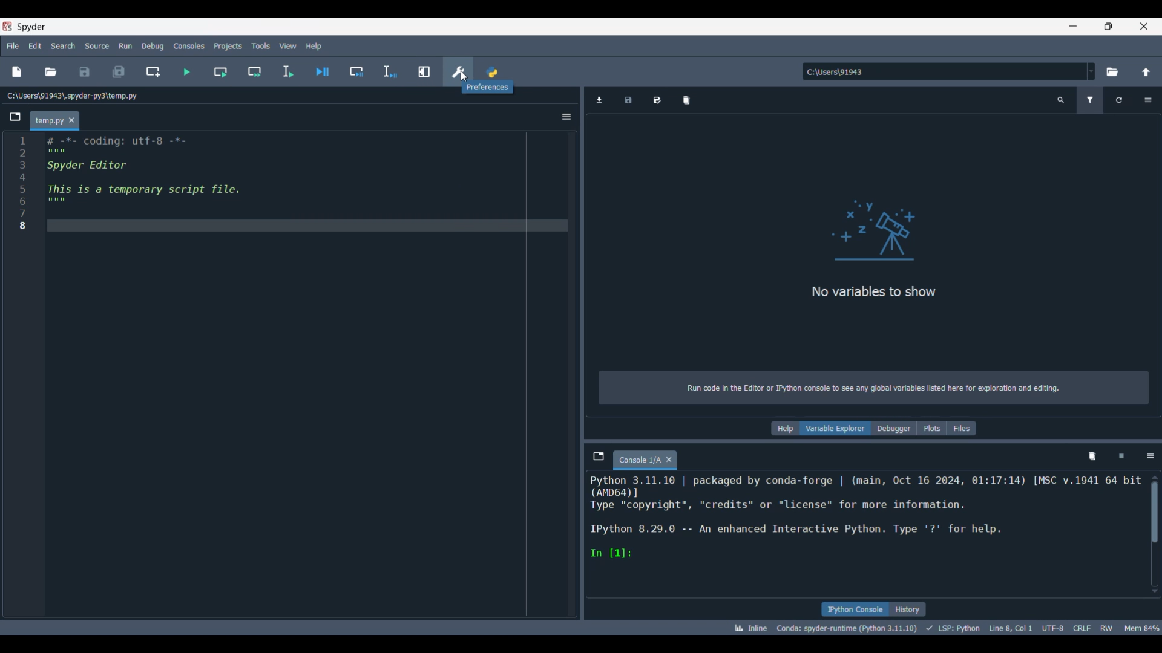 This screenshot has width=1162, height=653. What do you see at coordinates (686, 100) in the screenshot?
I see `Remove all variables` at bounding box center [686, 100].